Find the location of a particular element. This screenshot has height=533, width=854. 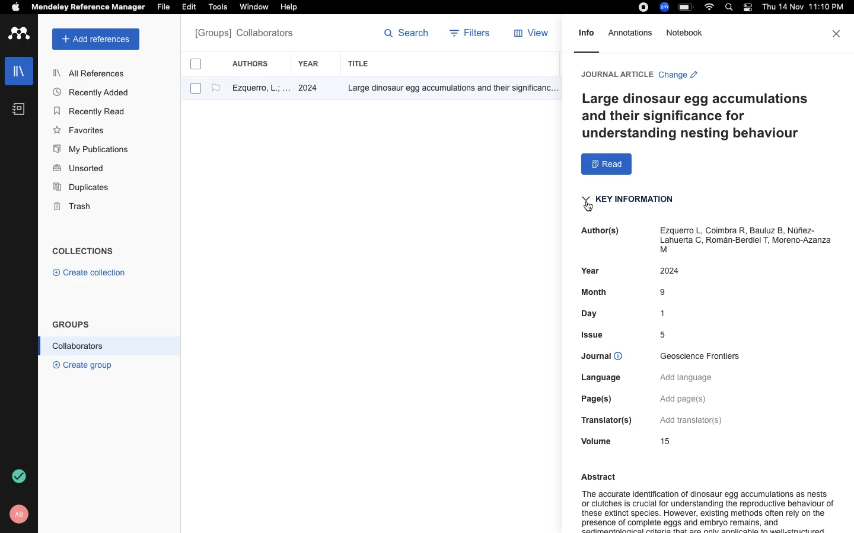

JOURNAL ARTICLE is located at coordinates (616, 74).